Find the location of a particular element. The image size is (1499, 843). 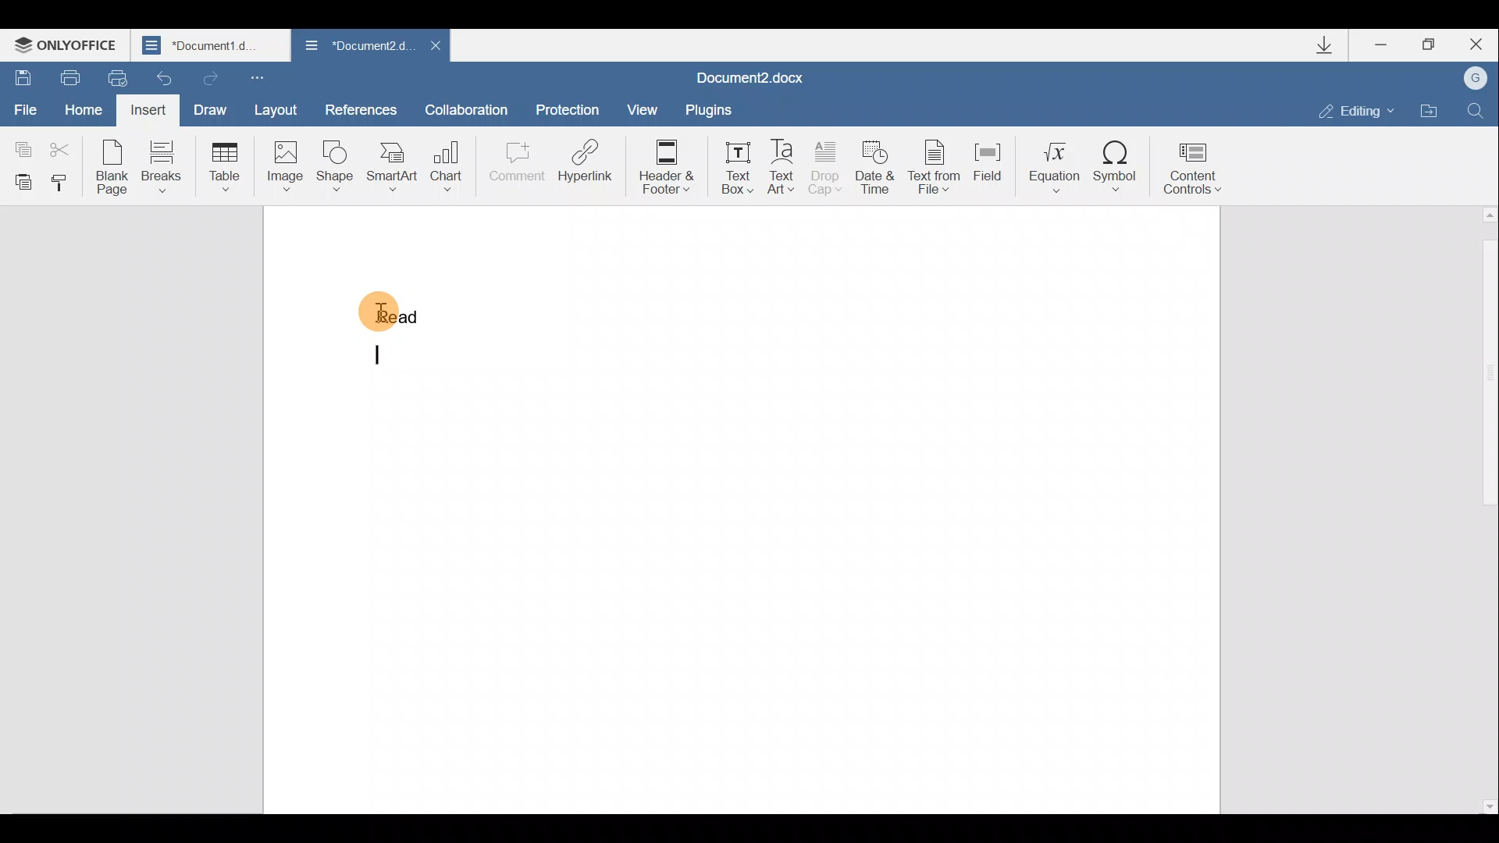

Minimize is located at coordinates (1382, 47).